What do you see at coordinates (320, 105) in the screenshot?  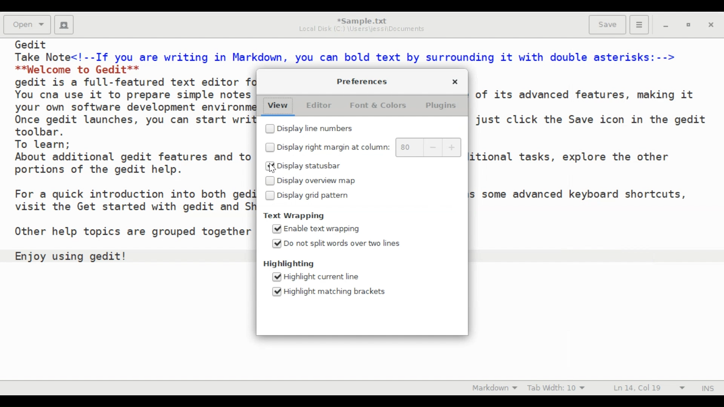 I see `Editor` at bounding box center [320, 105].